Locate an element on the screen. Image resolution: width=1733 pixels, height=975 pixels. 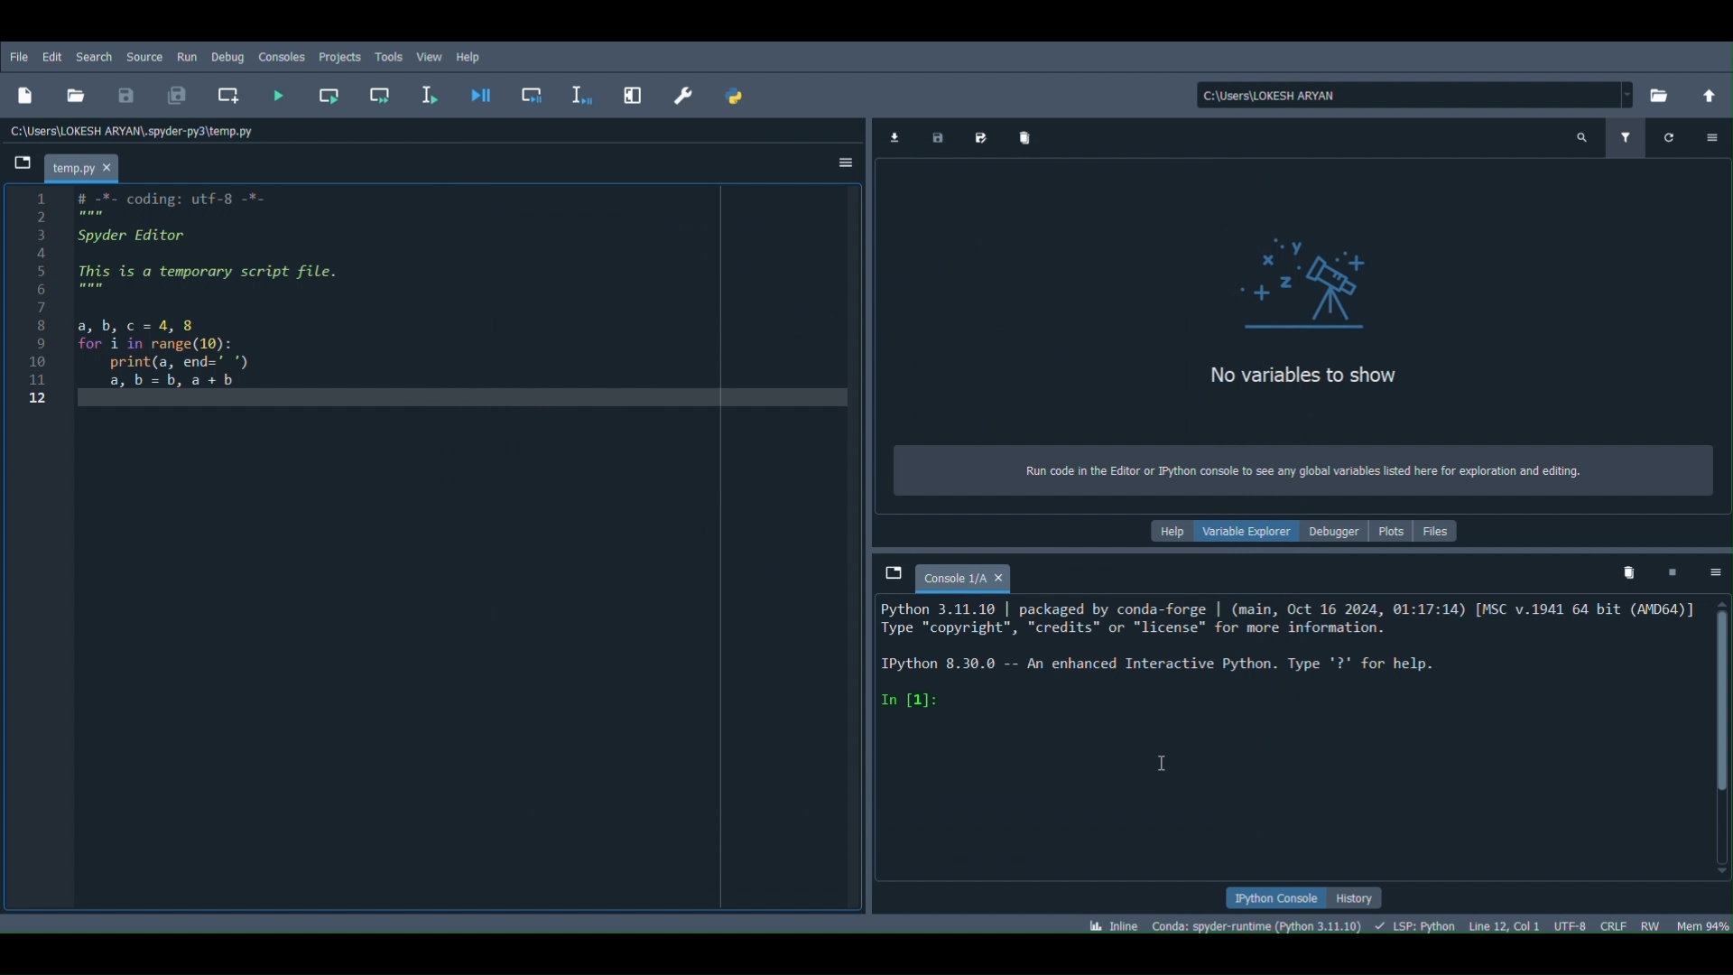
History is located at coordinates (1360, 896).